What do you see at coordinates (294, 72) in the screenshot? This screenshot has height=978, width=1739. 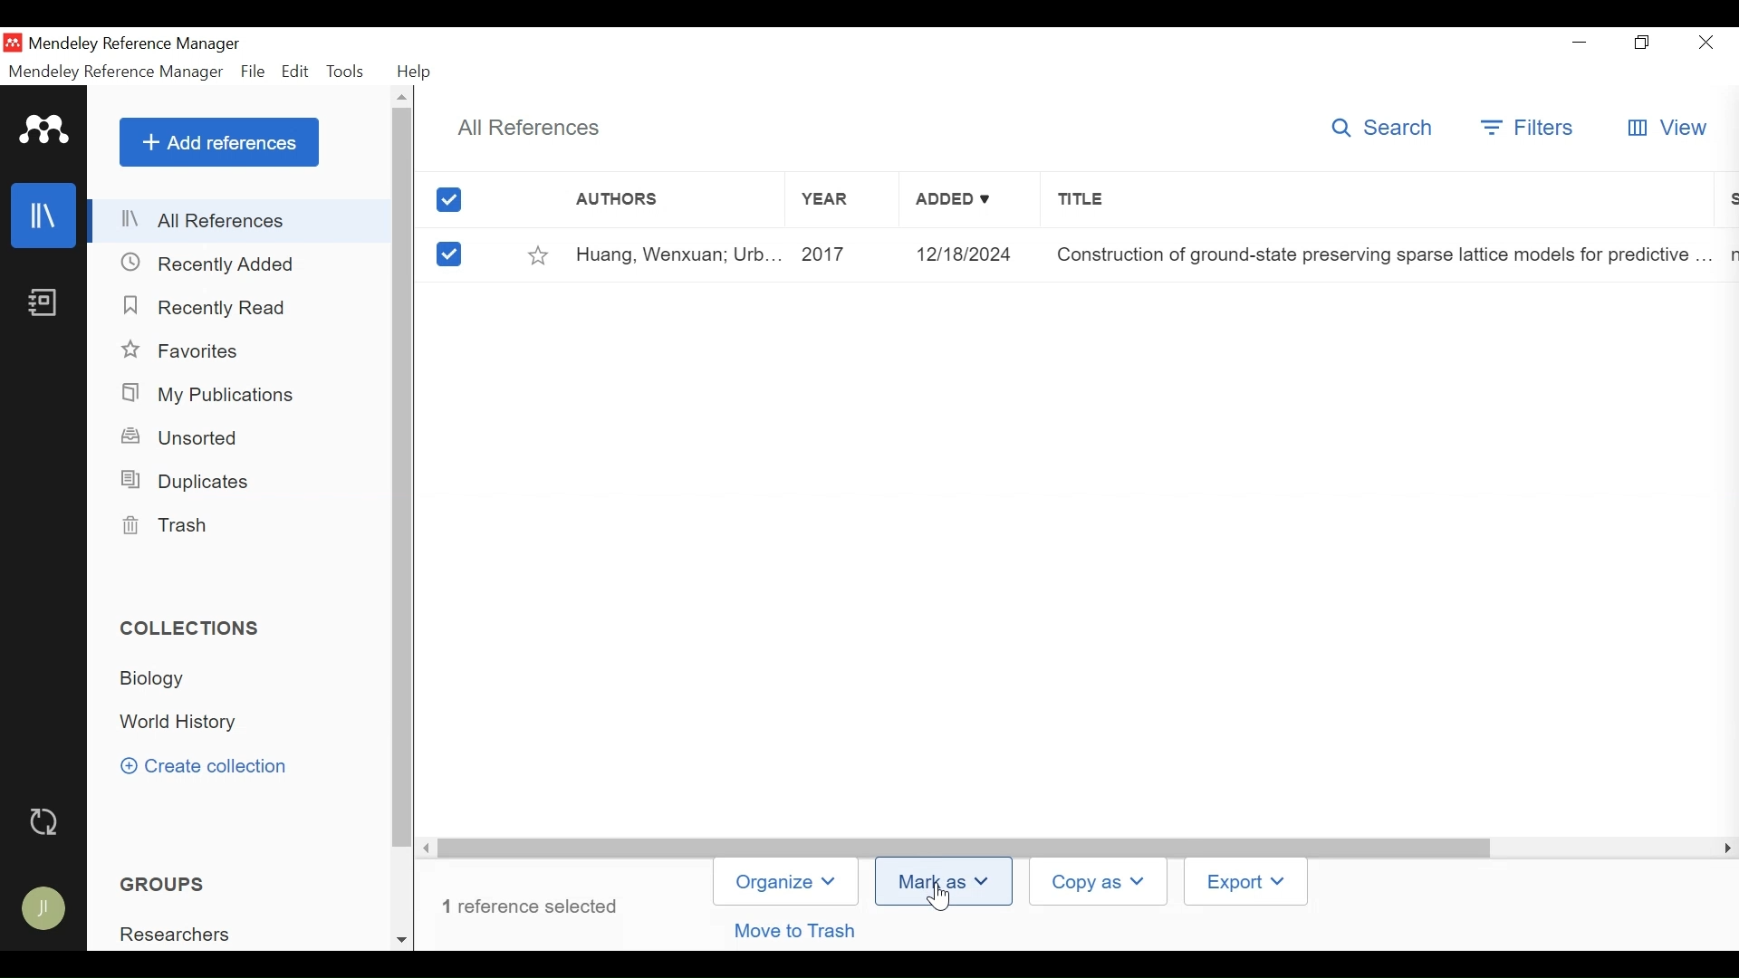 I see `Edit` at bounding box center [294, 72].